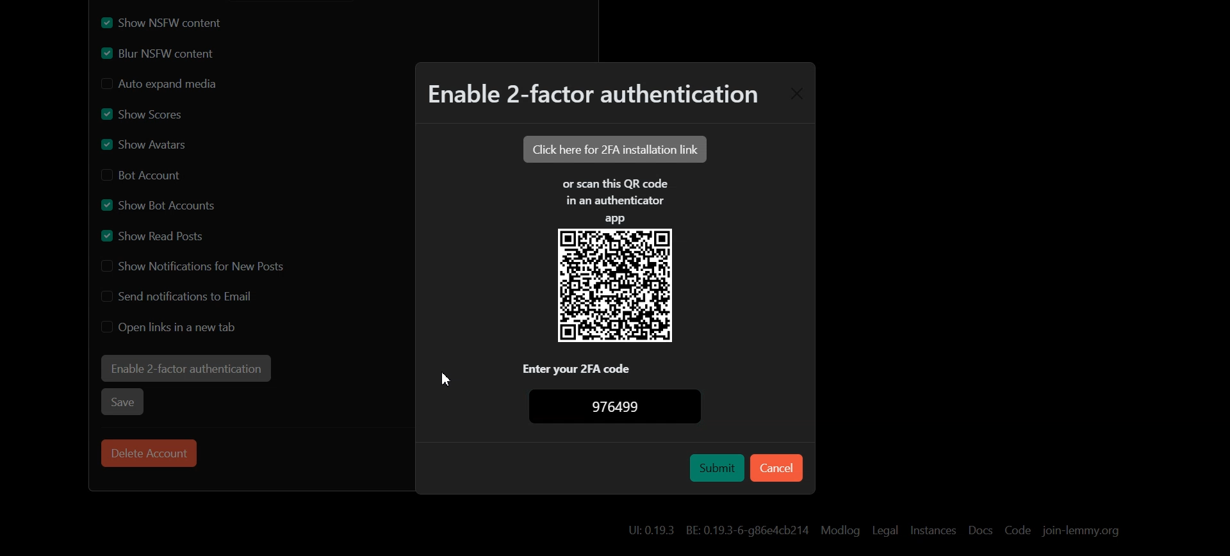 This screenshot has width=1230, height=556. I want to click on Hyperlink, so click(717, 528).